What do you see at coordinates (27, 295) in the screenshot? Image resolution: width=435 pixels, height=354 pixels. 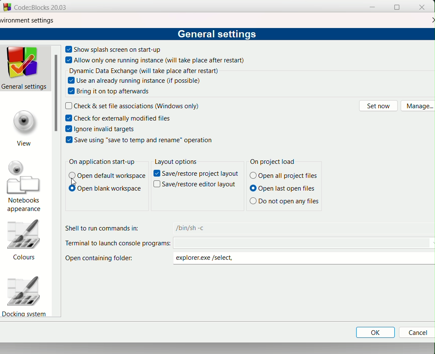 I see `Docking system` at bounding box center [27, 295].